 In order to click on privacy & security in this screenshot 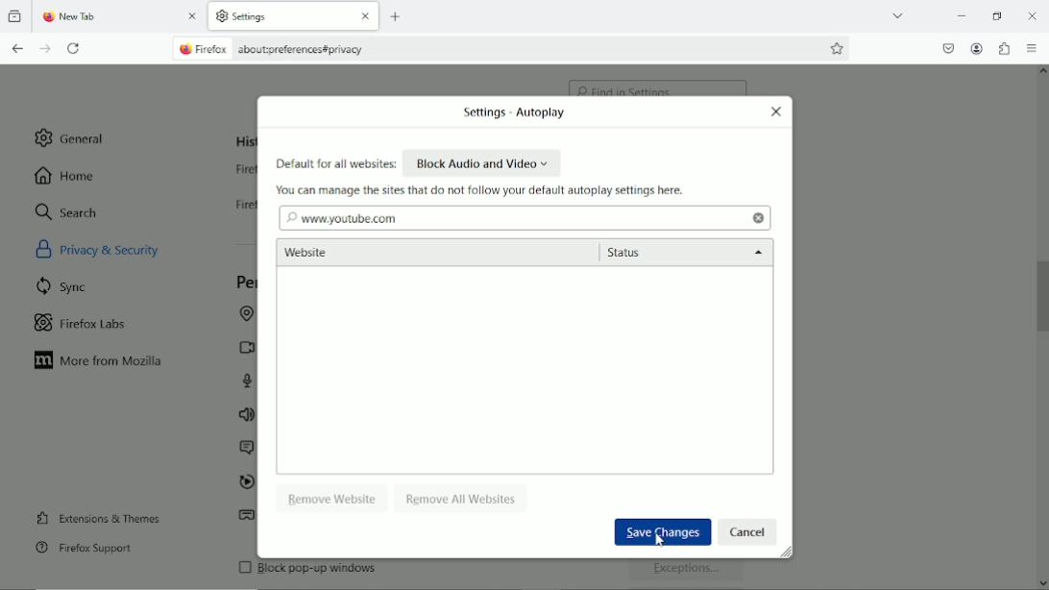, I will do `click(121, 248)`.